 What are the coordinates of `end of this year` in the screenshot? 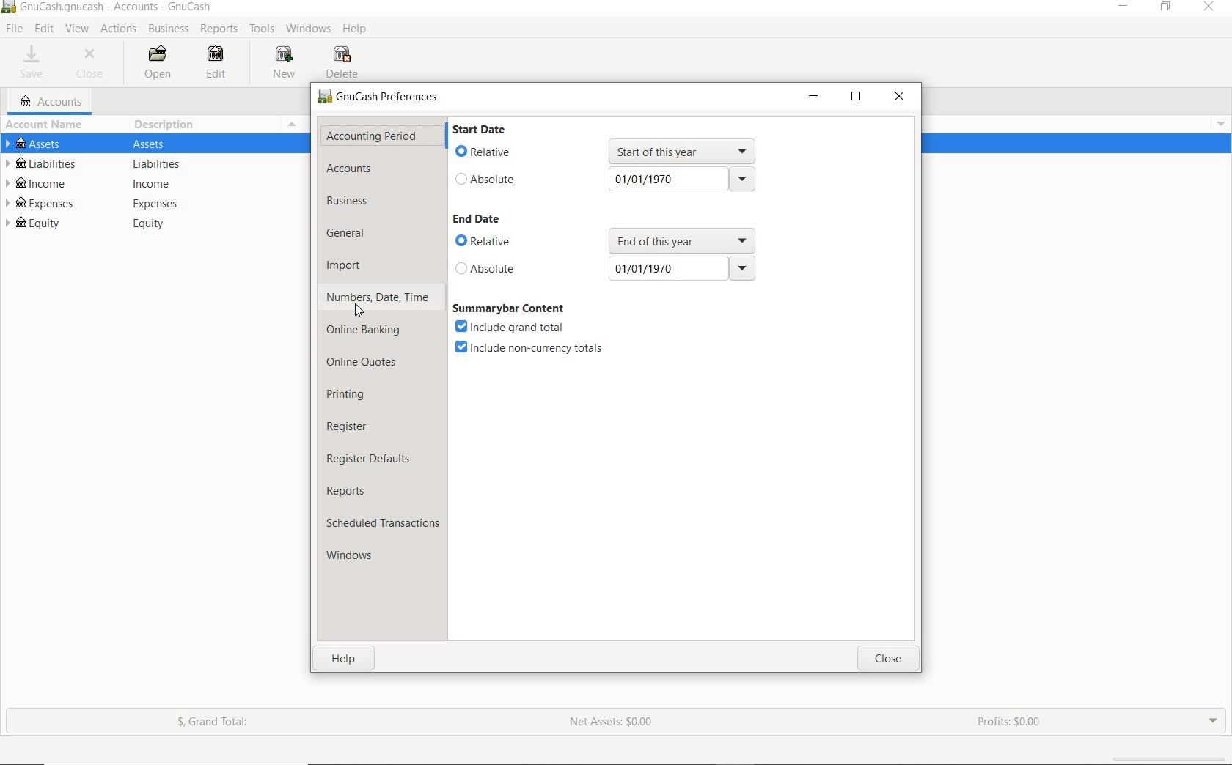 It's located at (683, 240).